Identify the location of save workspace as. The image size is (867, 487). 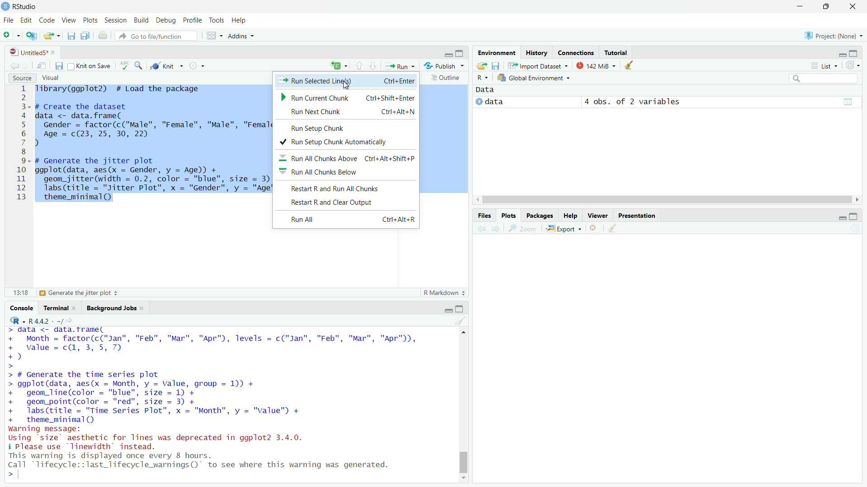
(497, 66).